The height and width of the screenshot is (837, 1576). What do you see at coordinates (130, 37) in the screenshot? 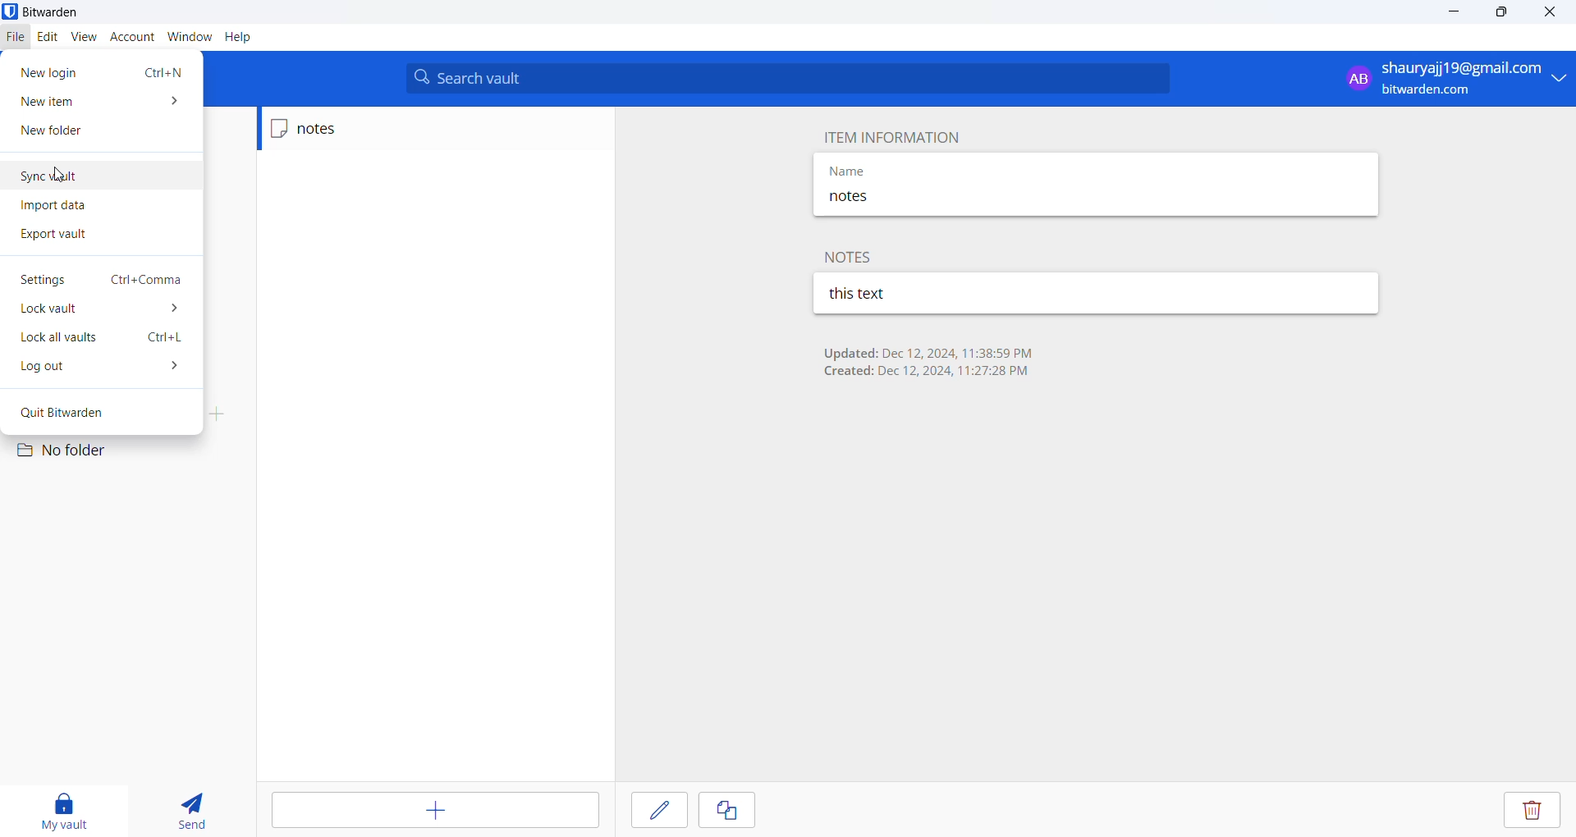
I see `account` at bounding box center [130, 37].